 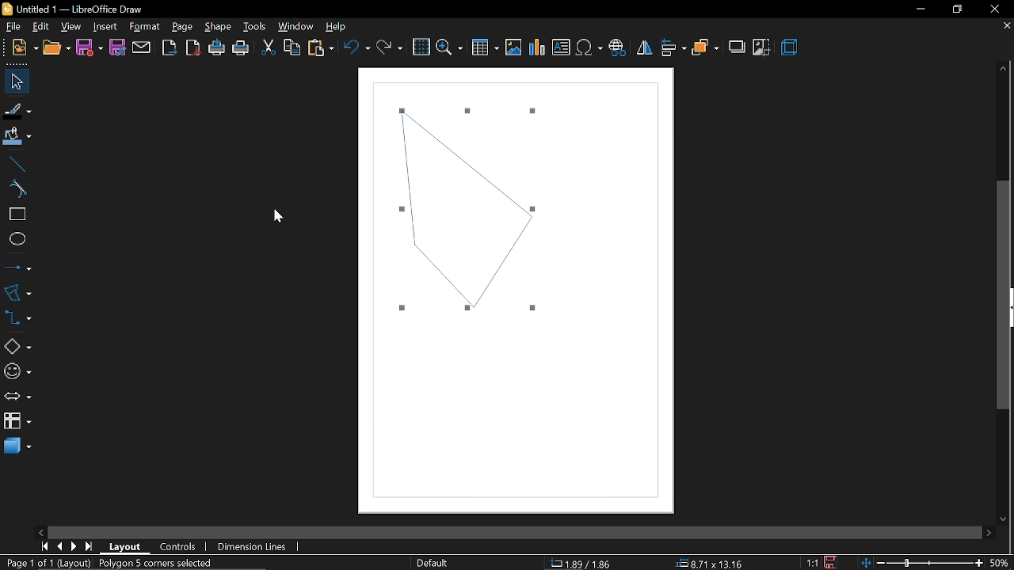 What do you see at coordinates (707, 560) in the screenshot?
I see `position 00X00` at bounding box center [707, 560].